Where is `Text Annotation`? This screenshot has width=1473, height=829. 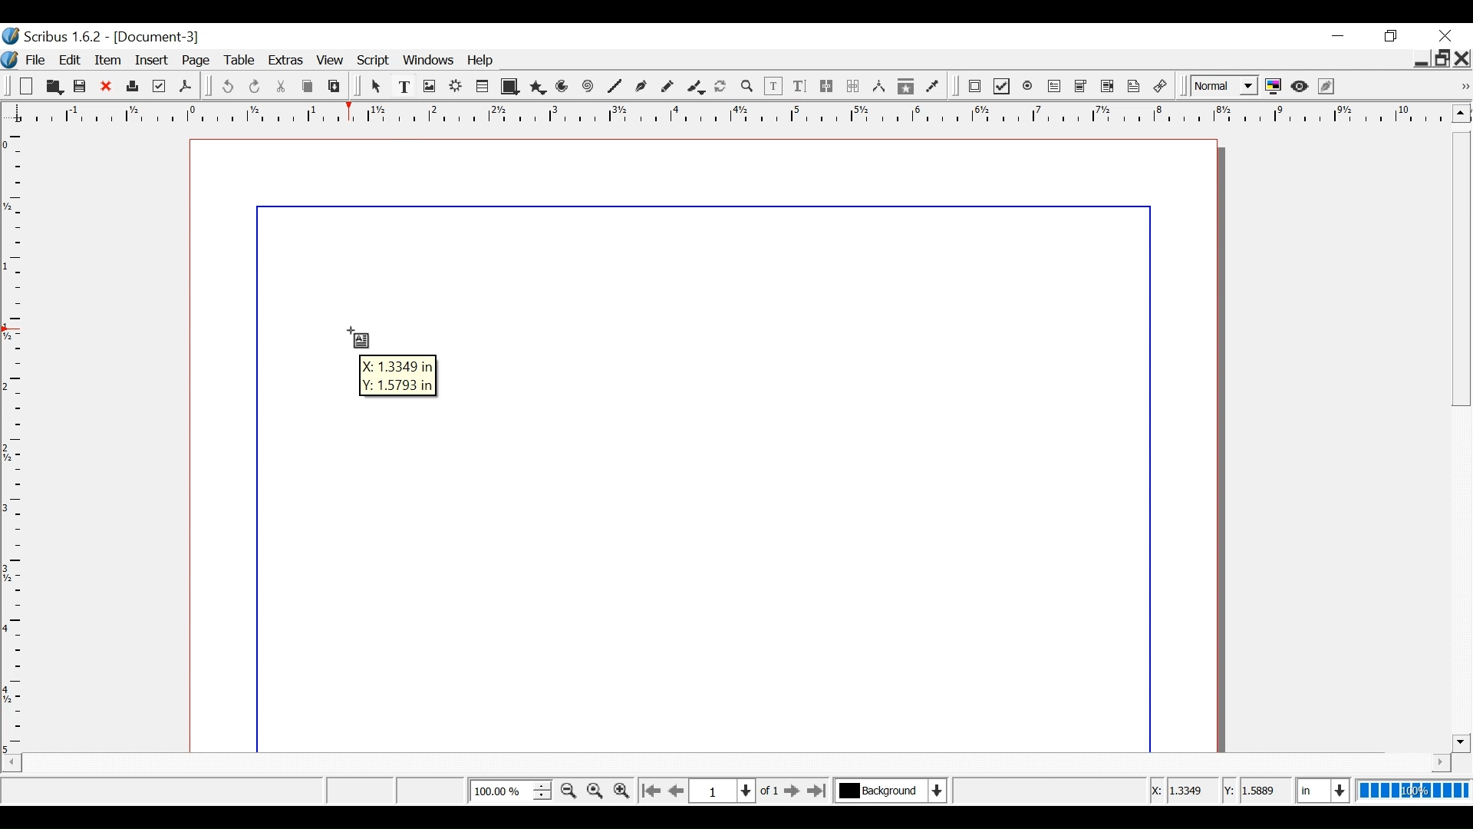 Text Annotation is located at coordinates (1135, 87).